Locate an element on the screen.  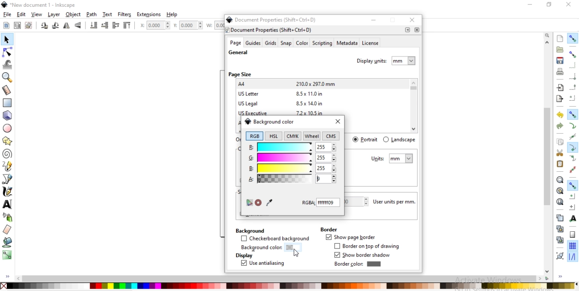
help is located at coordinates (173, 14).